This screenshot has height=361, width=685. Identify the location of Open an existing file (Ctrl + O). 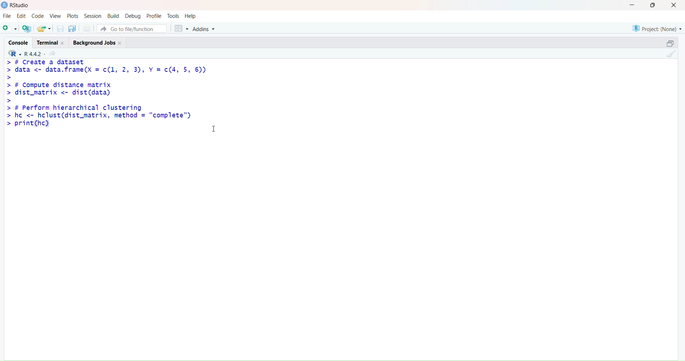
(44, 28).